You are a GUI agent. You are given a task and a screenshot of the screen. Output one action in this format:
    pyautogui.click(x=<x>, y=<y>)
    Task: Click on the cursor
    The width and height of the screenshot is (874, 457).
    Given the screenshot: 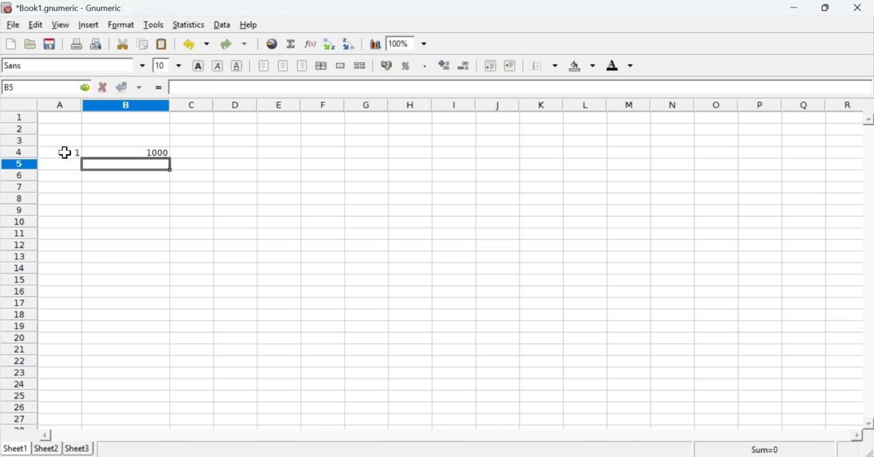 What is the action you would take?
    pyautogui.click(x=65, y=153)
    